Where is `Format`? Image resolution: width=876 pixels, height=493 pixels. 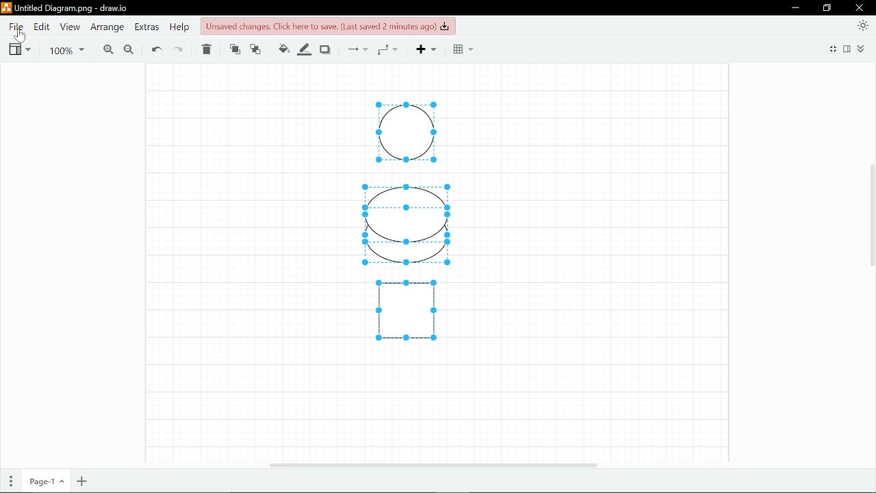
Format is located at coordinates (847, 49).